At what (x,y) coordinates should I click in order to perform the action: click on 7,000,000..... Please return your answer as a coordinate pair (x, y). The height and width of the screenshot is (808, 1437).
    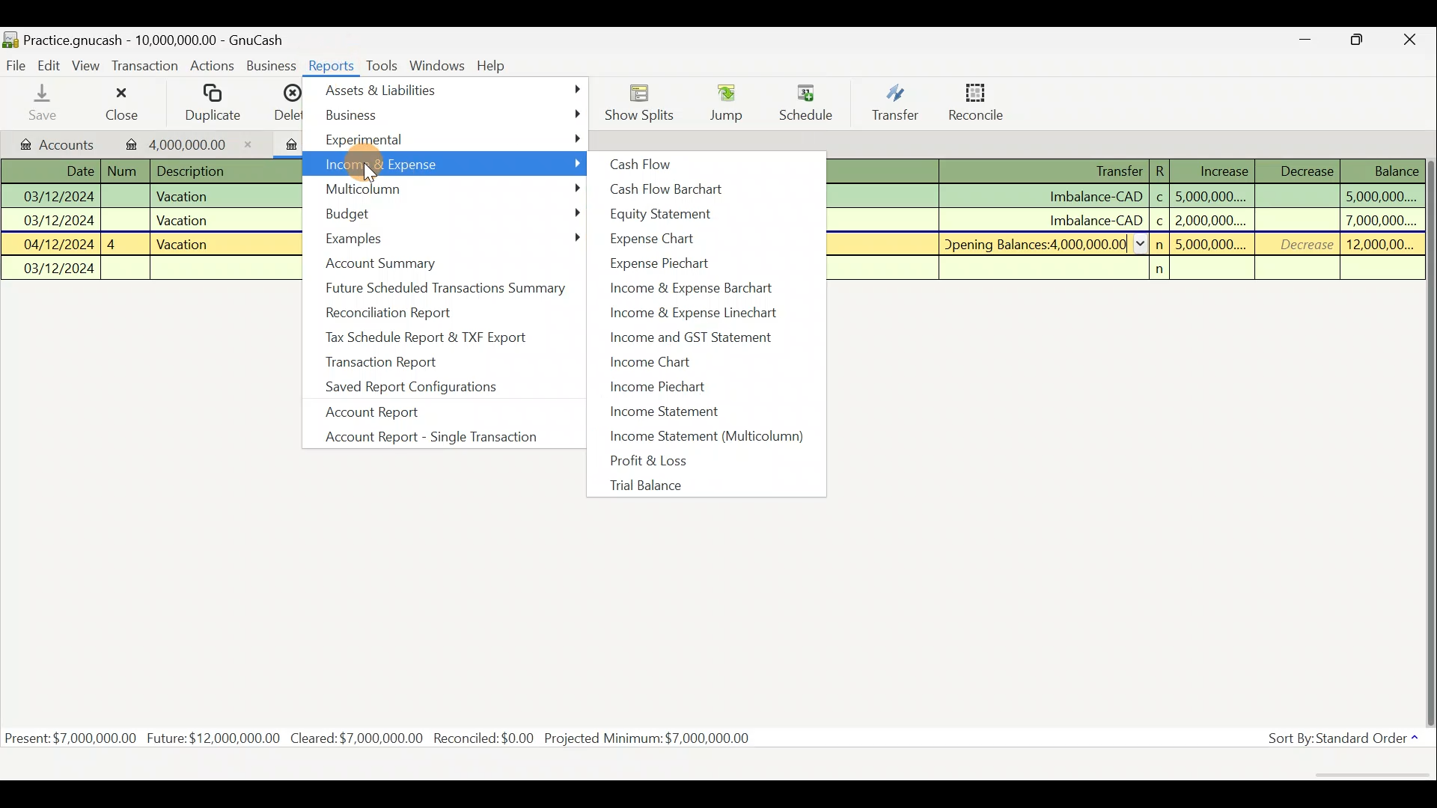
    Looking at the image, I should click on (1381, 220).